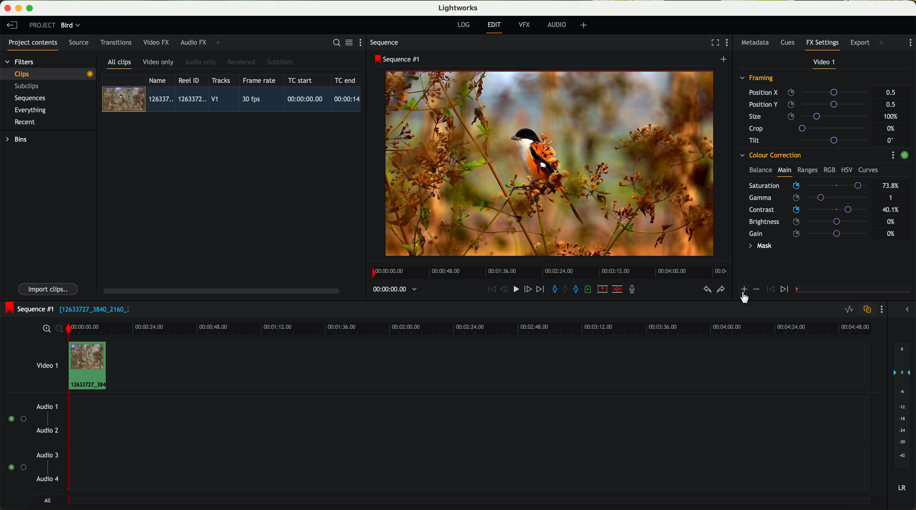  Describe the element at coordinates (904, 156) in the screenshot. I see `enable` at that location.